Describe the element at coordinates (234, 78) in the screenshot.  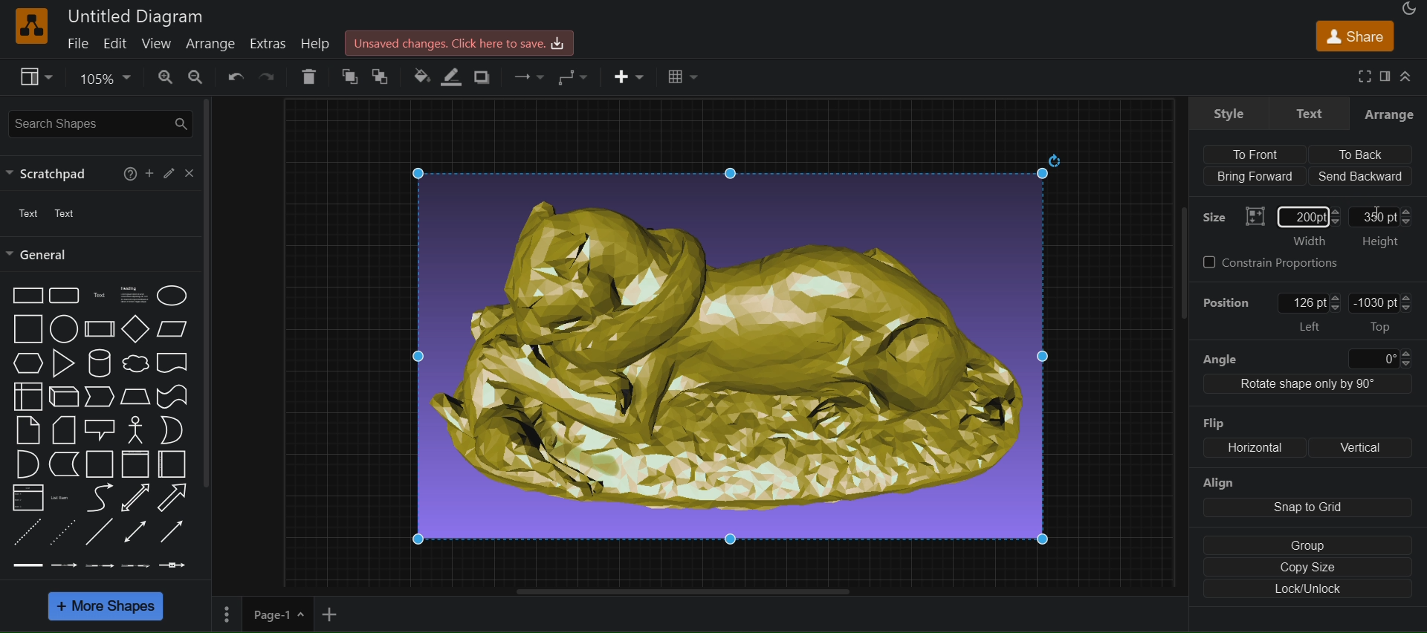
I see `undo` at that location.